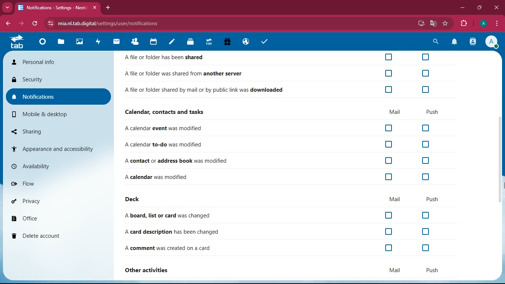 This screenshot has height=284, width=505. Describe the element at coordinates (433, 199) in the screenshot. I see `push` at that location.